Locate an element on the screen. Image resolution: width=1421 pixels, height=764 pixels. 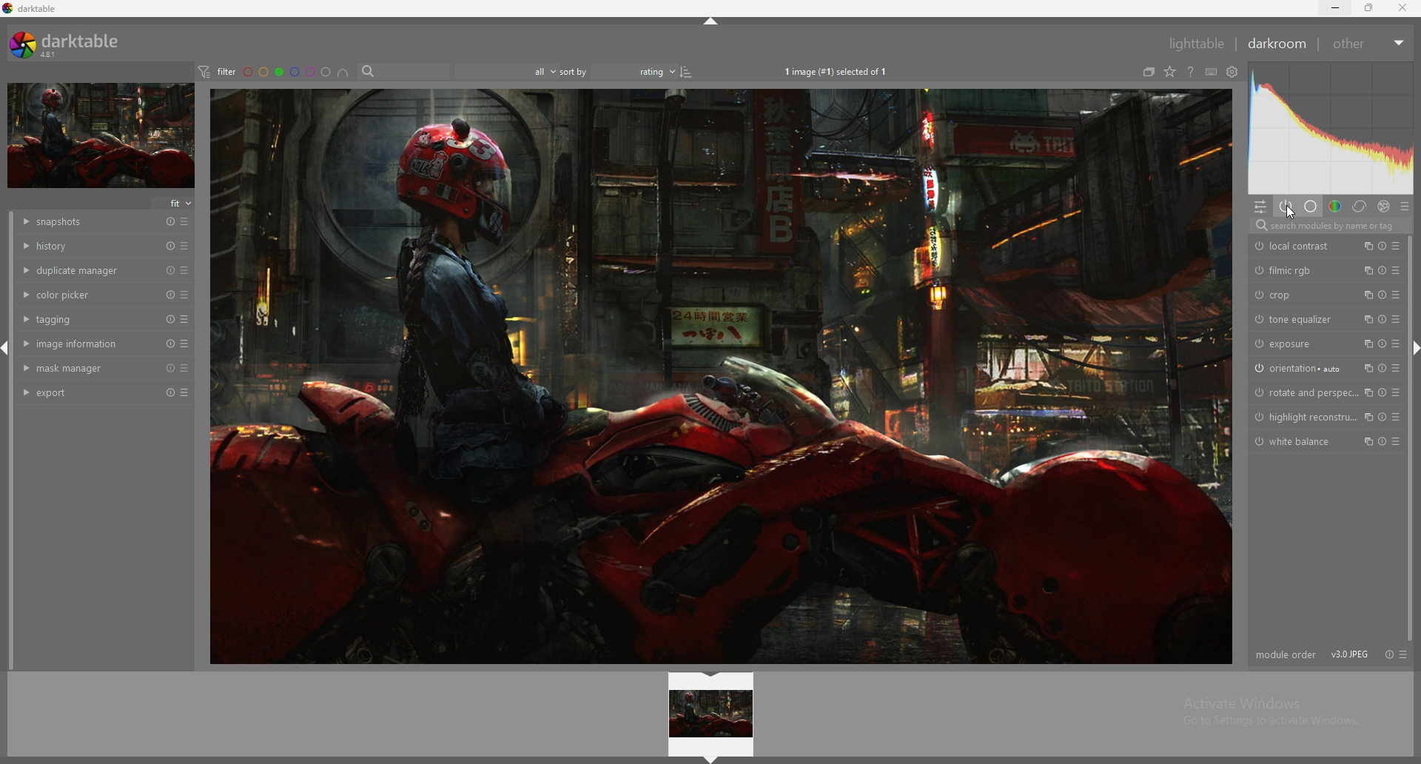
presets is located at coordinates (1403, 654).